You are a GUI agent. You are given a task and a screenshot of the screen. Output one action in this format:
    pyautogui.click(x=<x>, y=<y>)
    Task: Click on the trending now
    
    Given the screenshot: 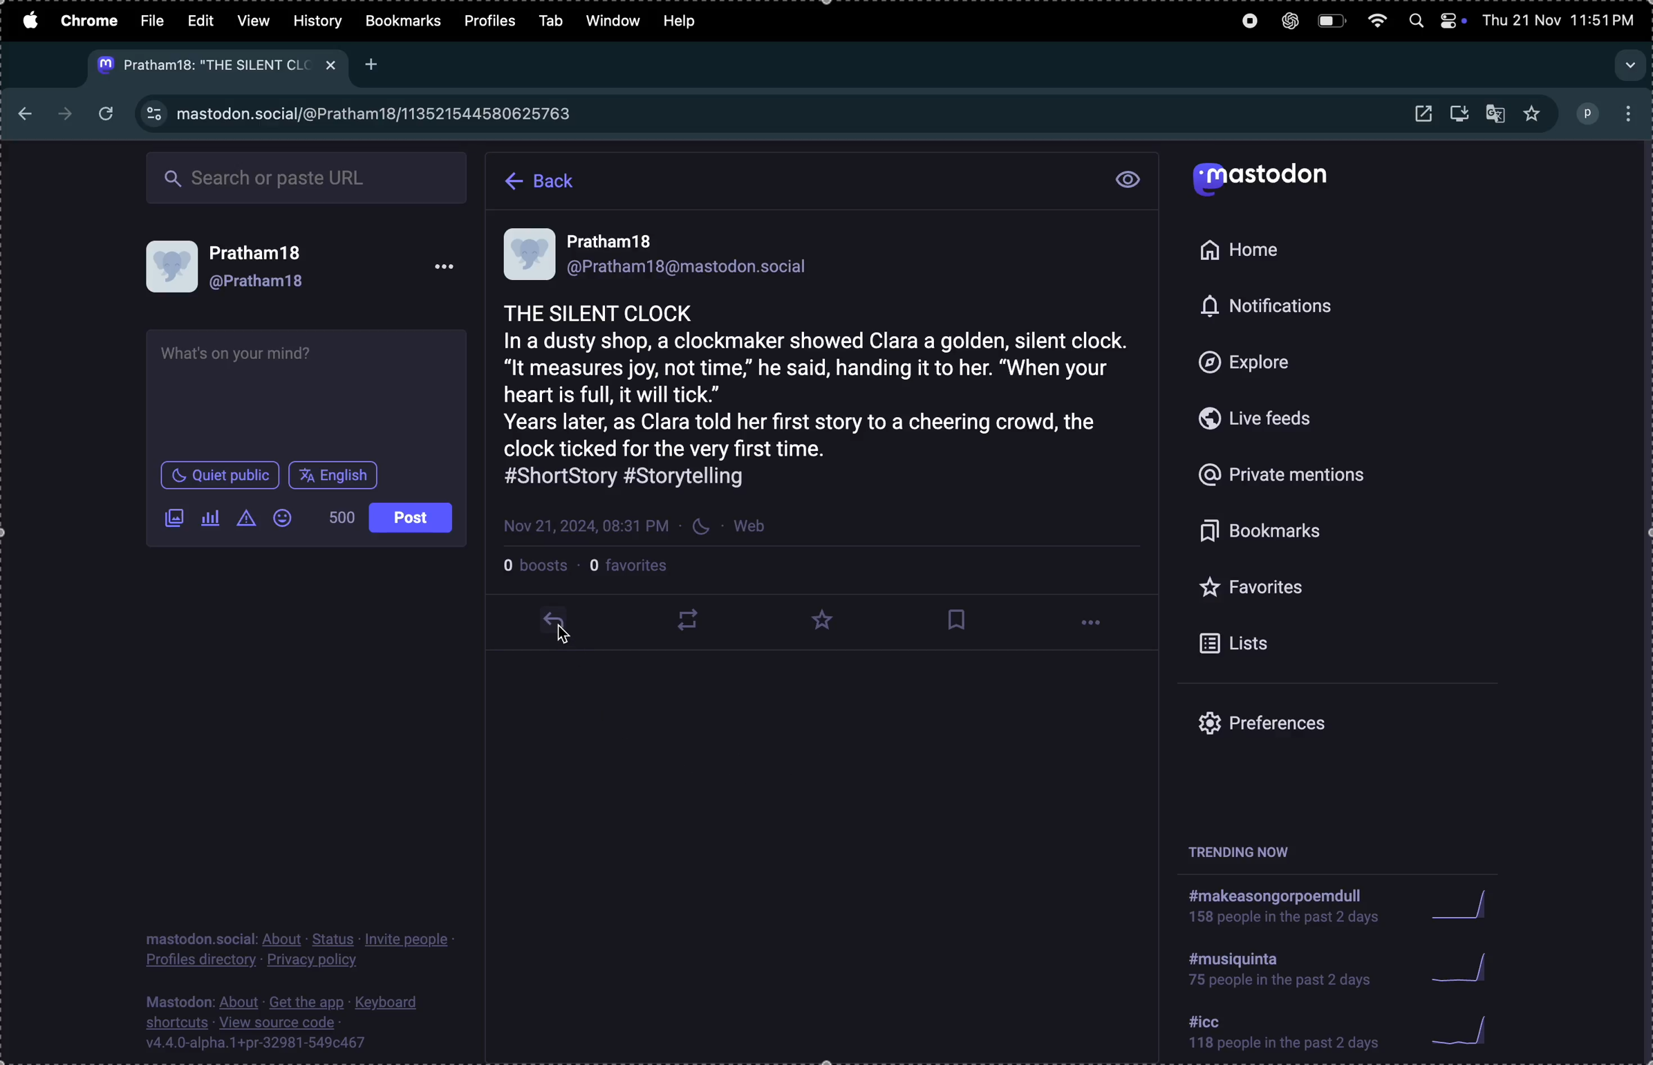 What is the action you would take?
    pyautogui.click(x=1246, y=851)
    